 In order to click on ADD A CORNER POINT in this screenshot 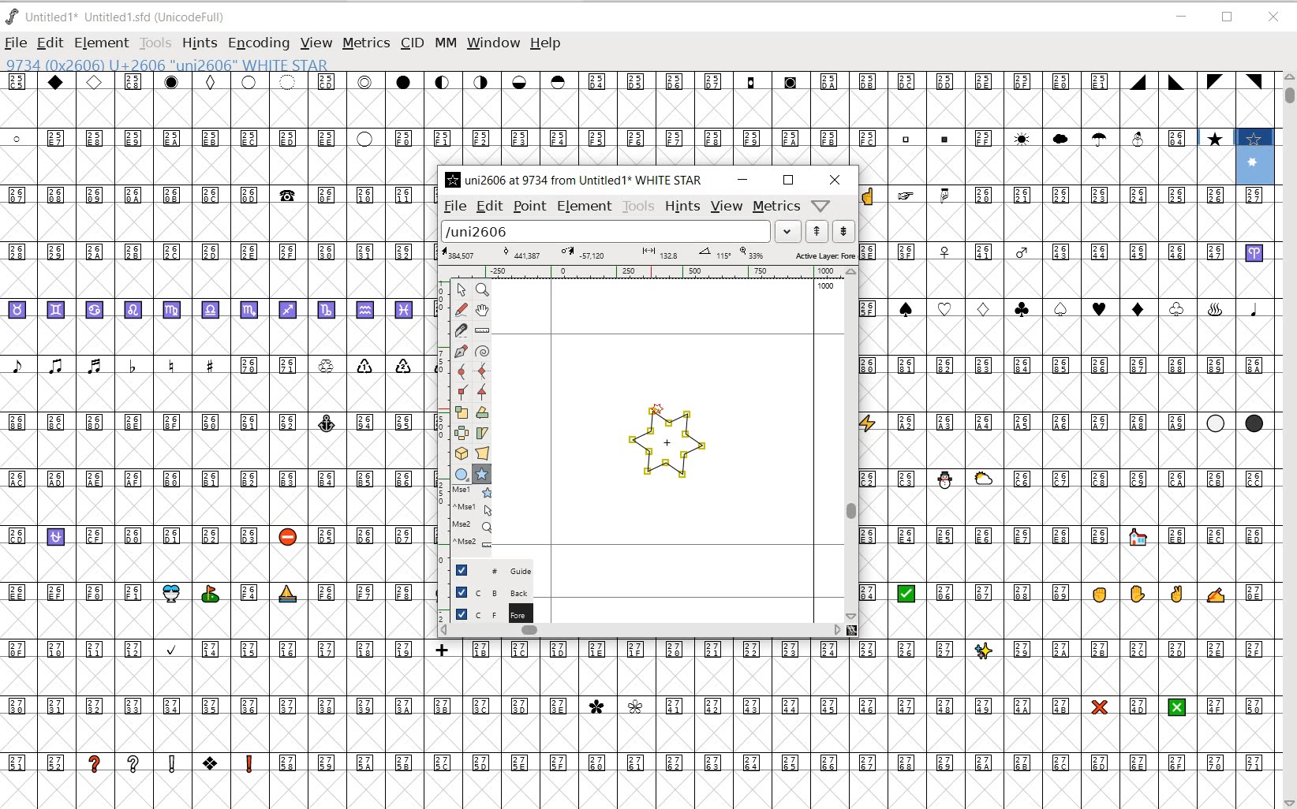, I will do `click(464, 393)`.